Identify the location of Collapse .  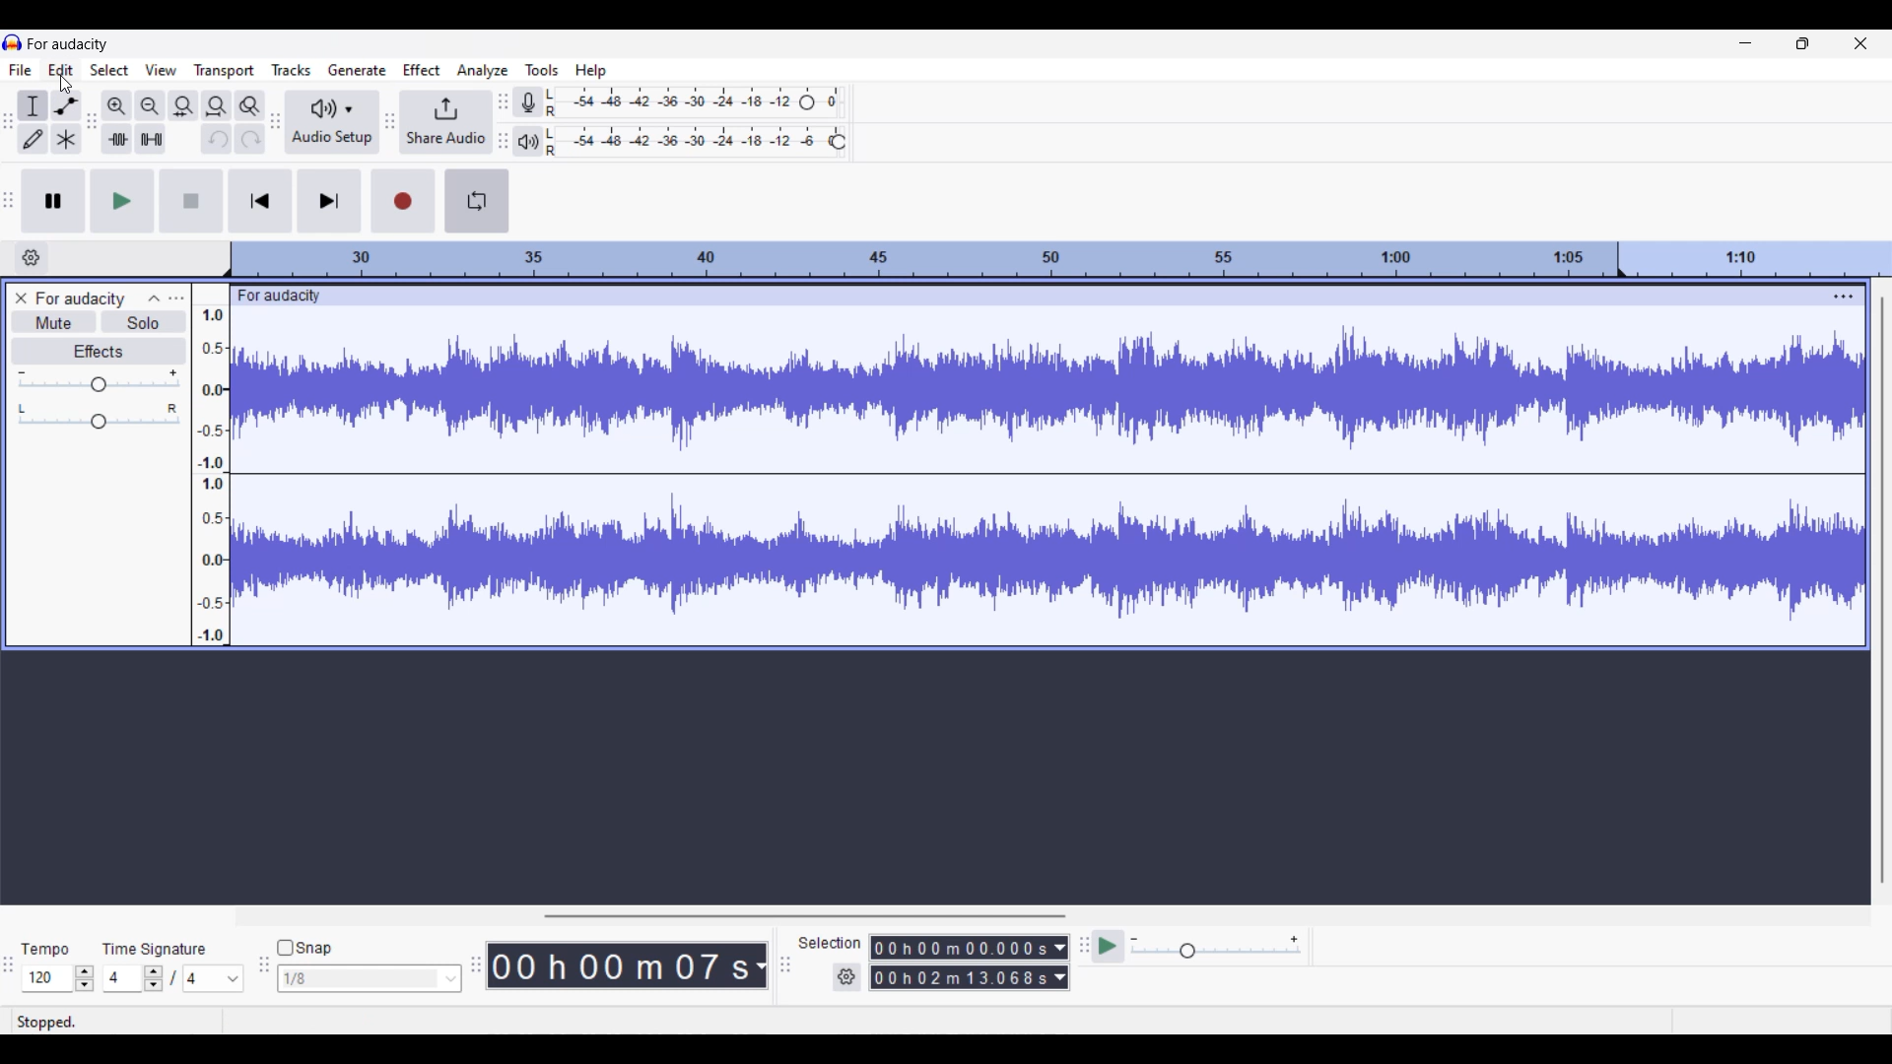
(154, 299).